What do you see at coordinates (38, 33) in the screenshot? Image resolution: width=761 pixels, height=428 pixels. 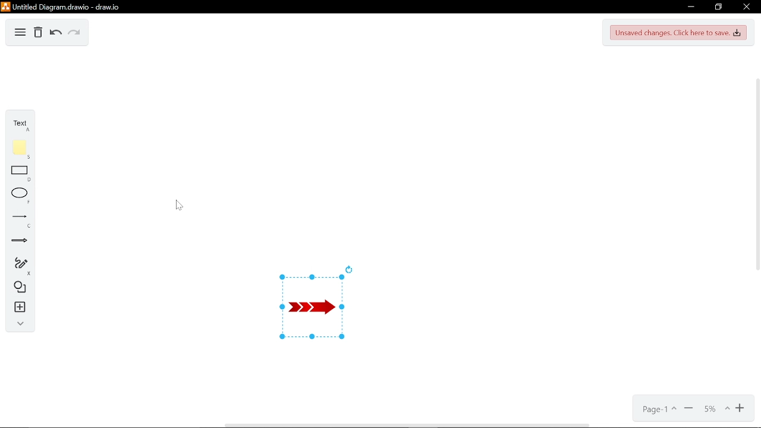 I see `Delete` at bounding box center [38, 33].